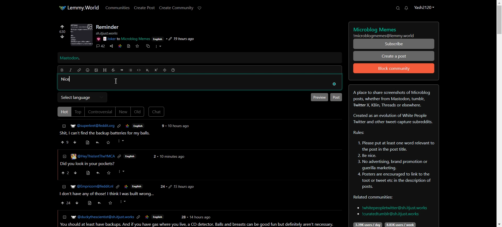 The height and width of the screenshot is (227, 502). What do you see at coordinates (82, 35) in the screenshot?
I see `Profile picture` at bounding box center [82, 35].